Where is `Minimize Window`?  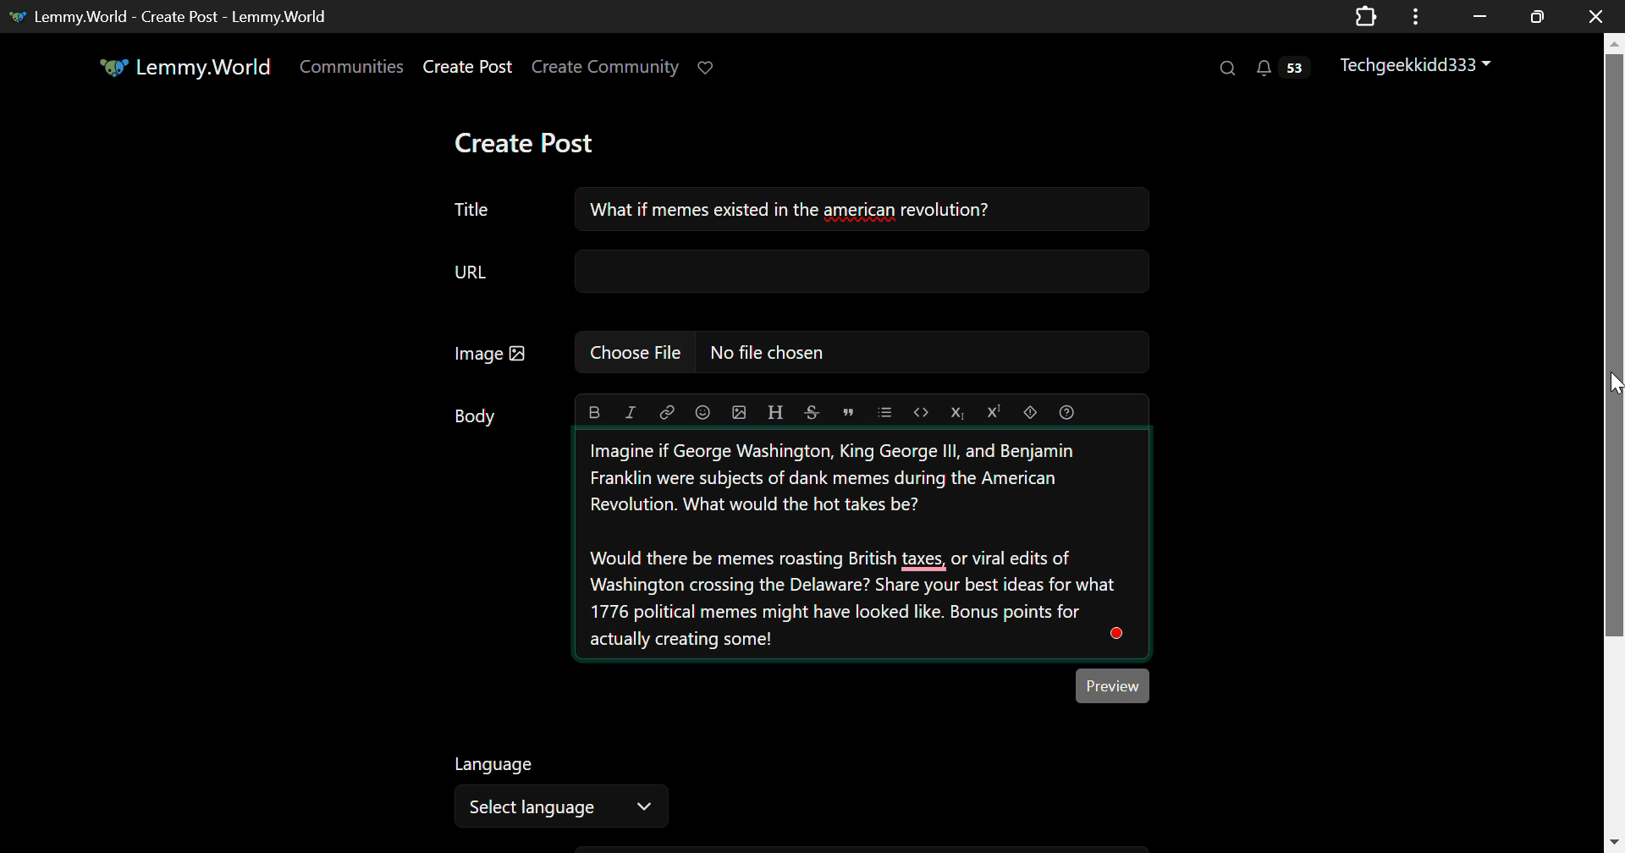 Minimize Window is located at coordinates (1534, 17).